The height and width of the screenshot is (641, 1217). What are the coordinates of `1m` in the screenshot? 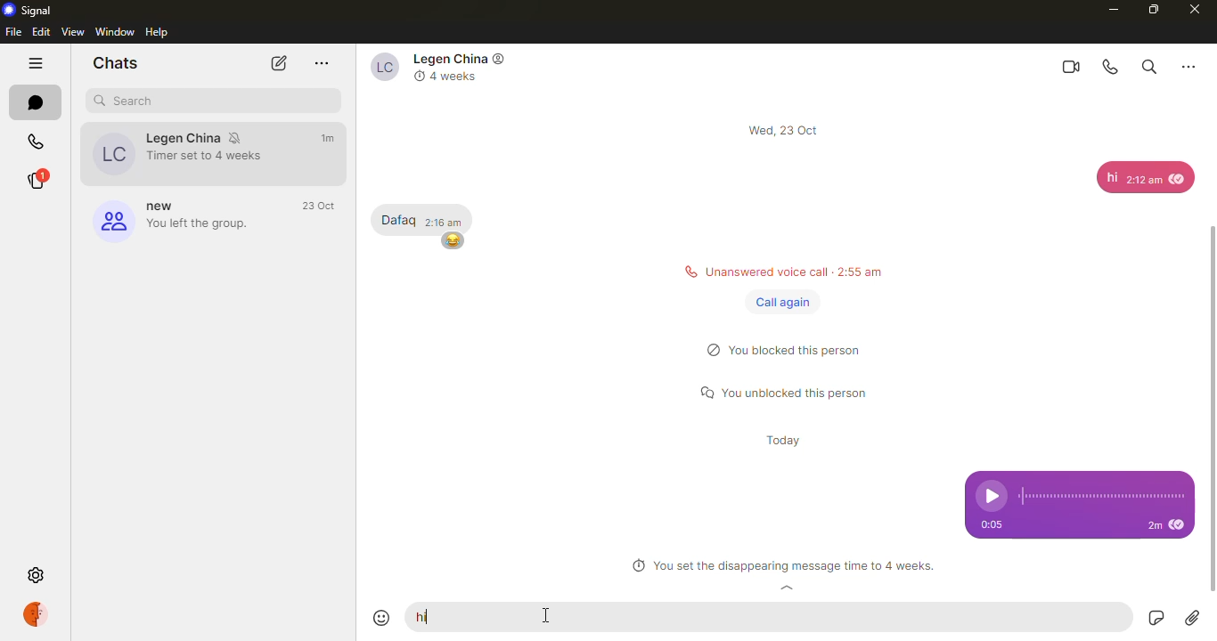 It's located at (330, 138).